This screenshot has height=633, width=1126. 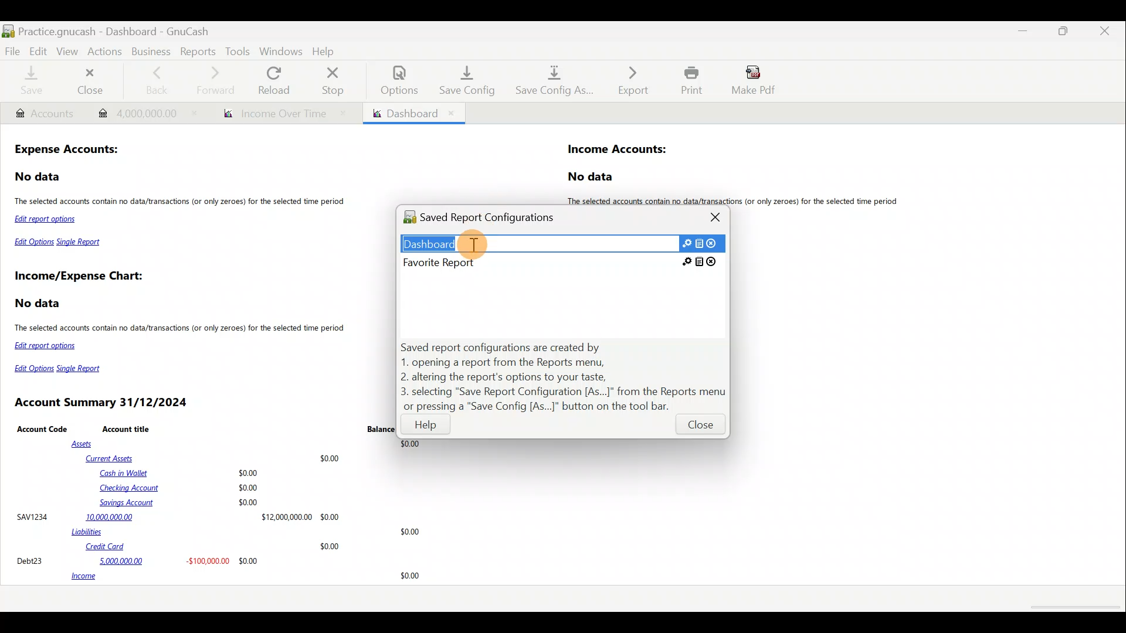 I want to click on Close, so click(x=717, y=217).